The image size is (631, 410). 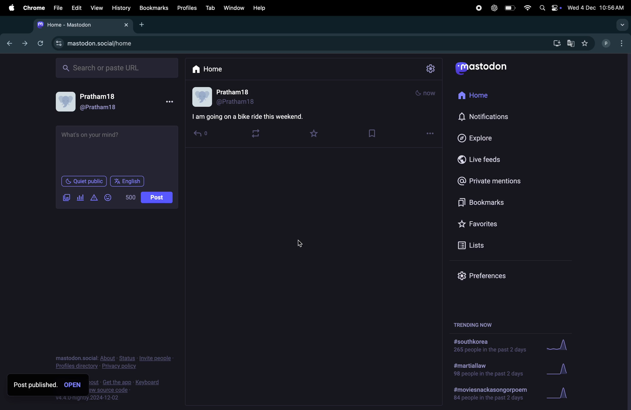 What do you see at coordinates (131, 198) in the screenshot?
I see `500 words` at bounding box center [131, 198].